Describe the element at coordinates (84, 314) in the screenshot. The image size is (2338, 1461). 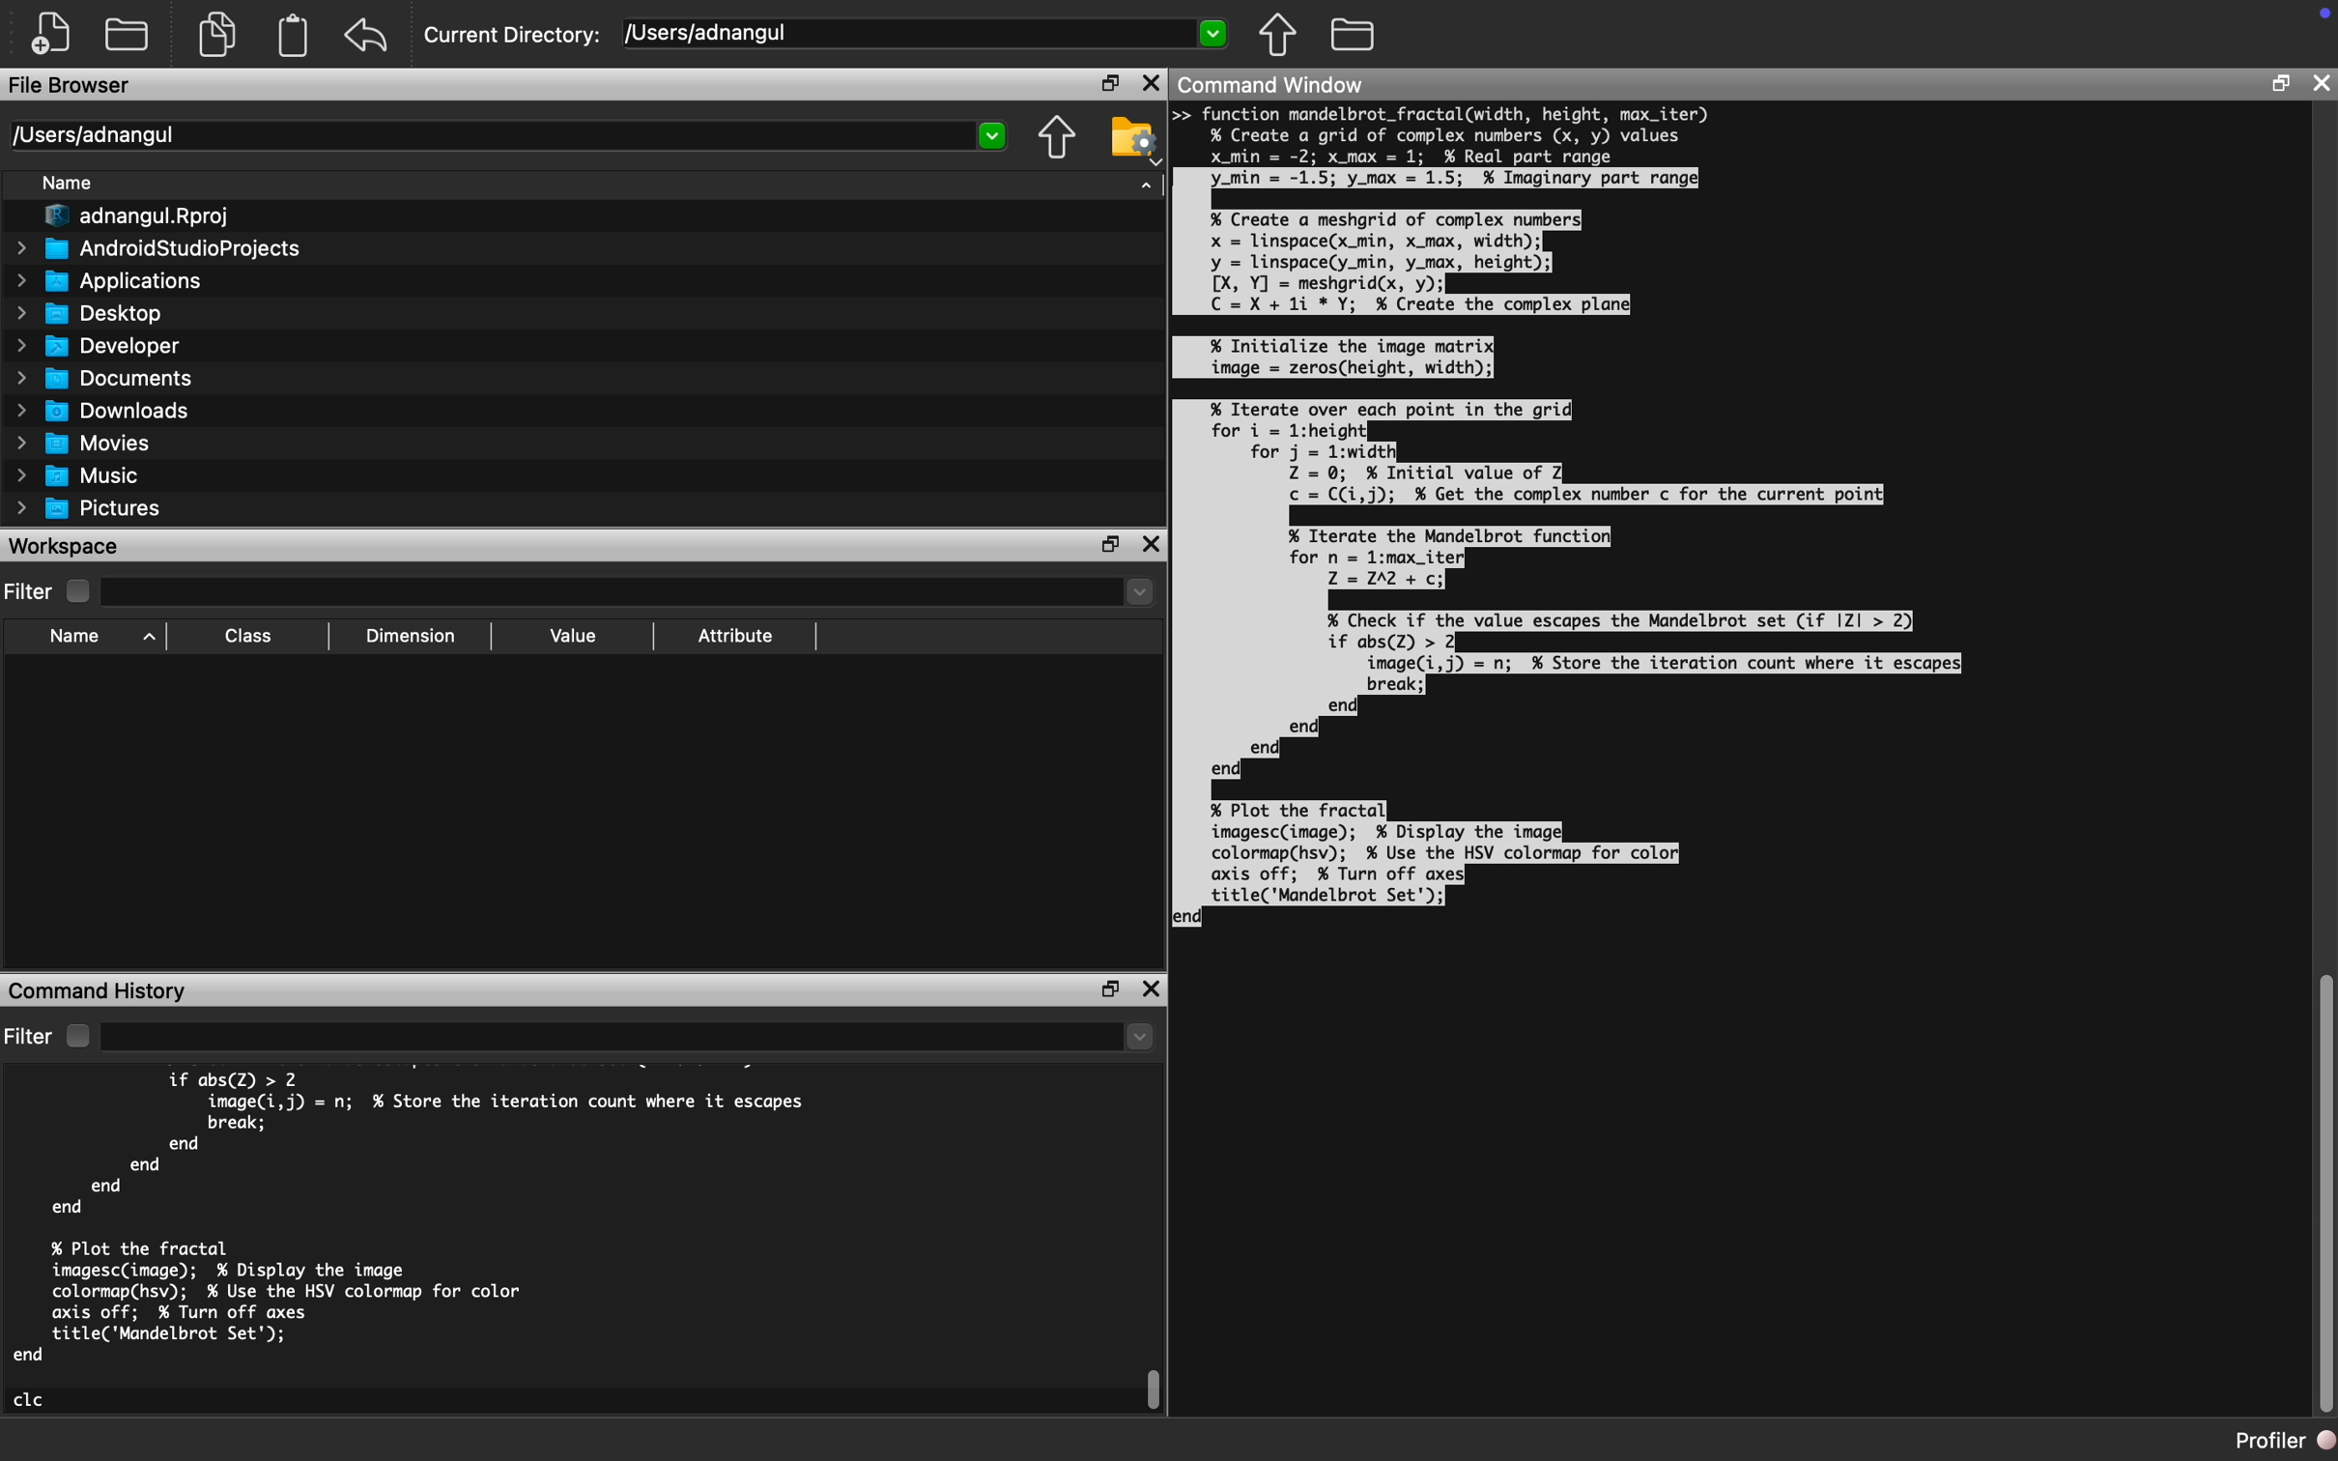
I see `Desktop` at that location.